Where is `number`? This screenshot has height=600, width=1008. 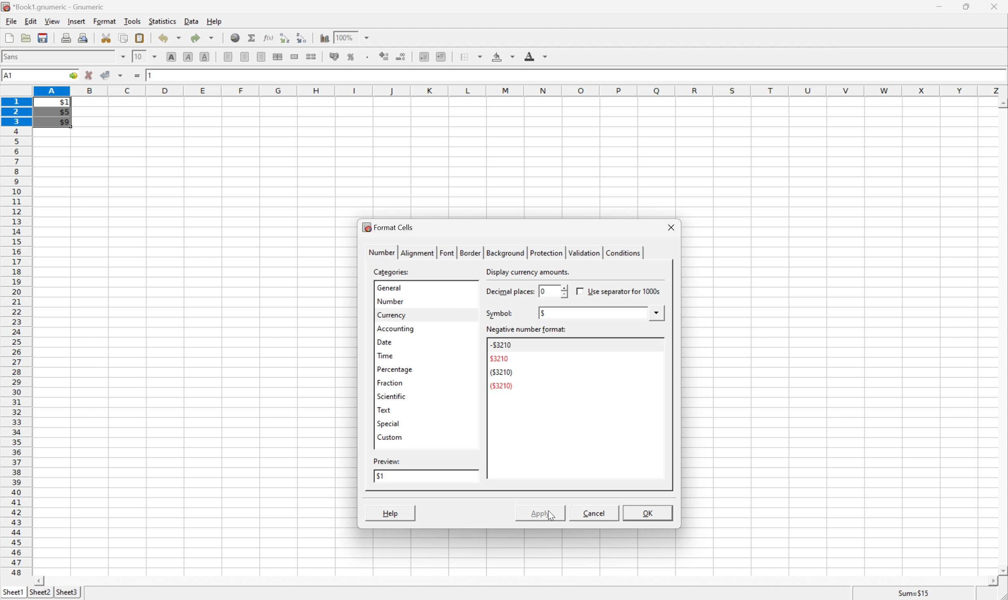
number is located at coordinates (381, 251).